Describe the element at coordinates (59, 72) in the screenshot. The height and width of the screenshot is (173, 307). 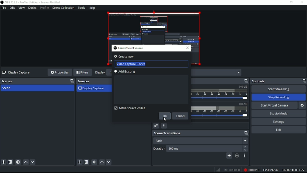
I see `Properties` at that location.